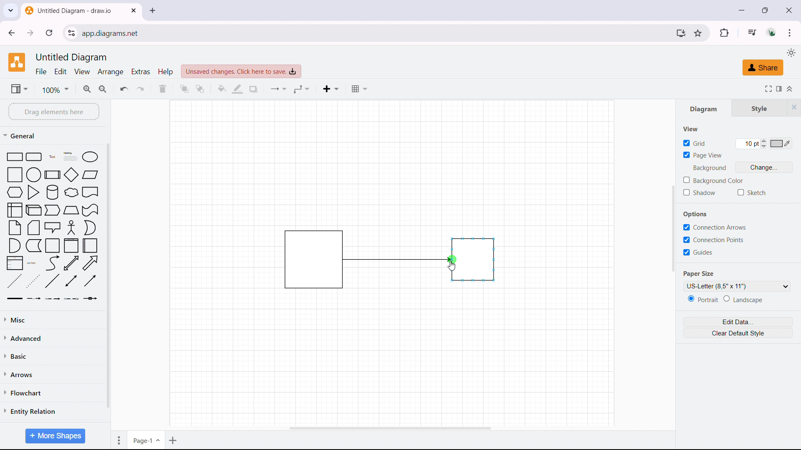 This screenshot has width=801, height=450. What do you see at coordinates (153, 10) in the screenshot?
I see `close tab` at bounding box center [153, 10].